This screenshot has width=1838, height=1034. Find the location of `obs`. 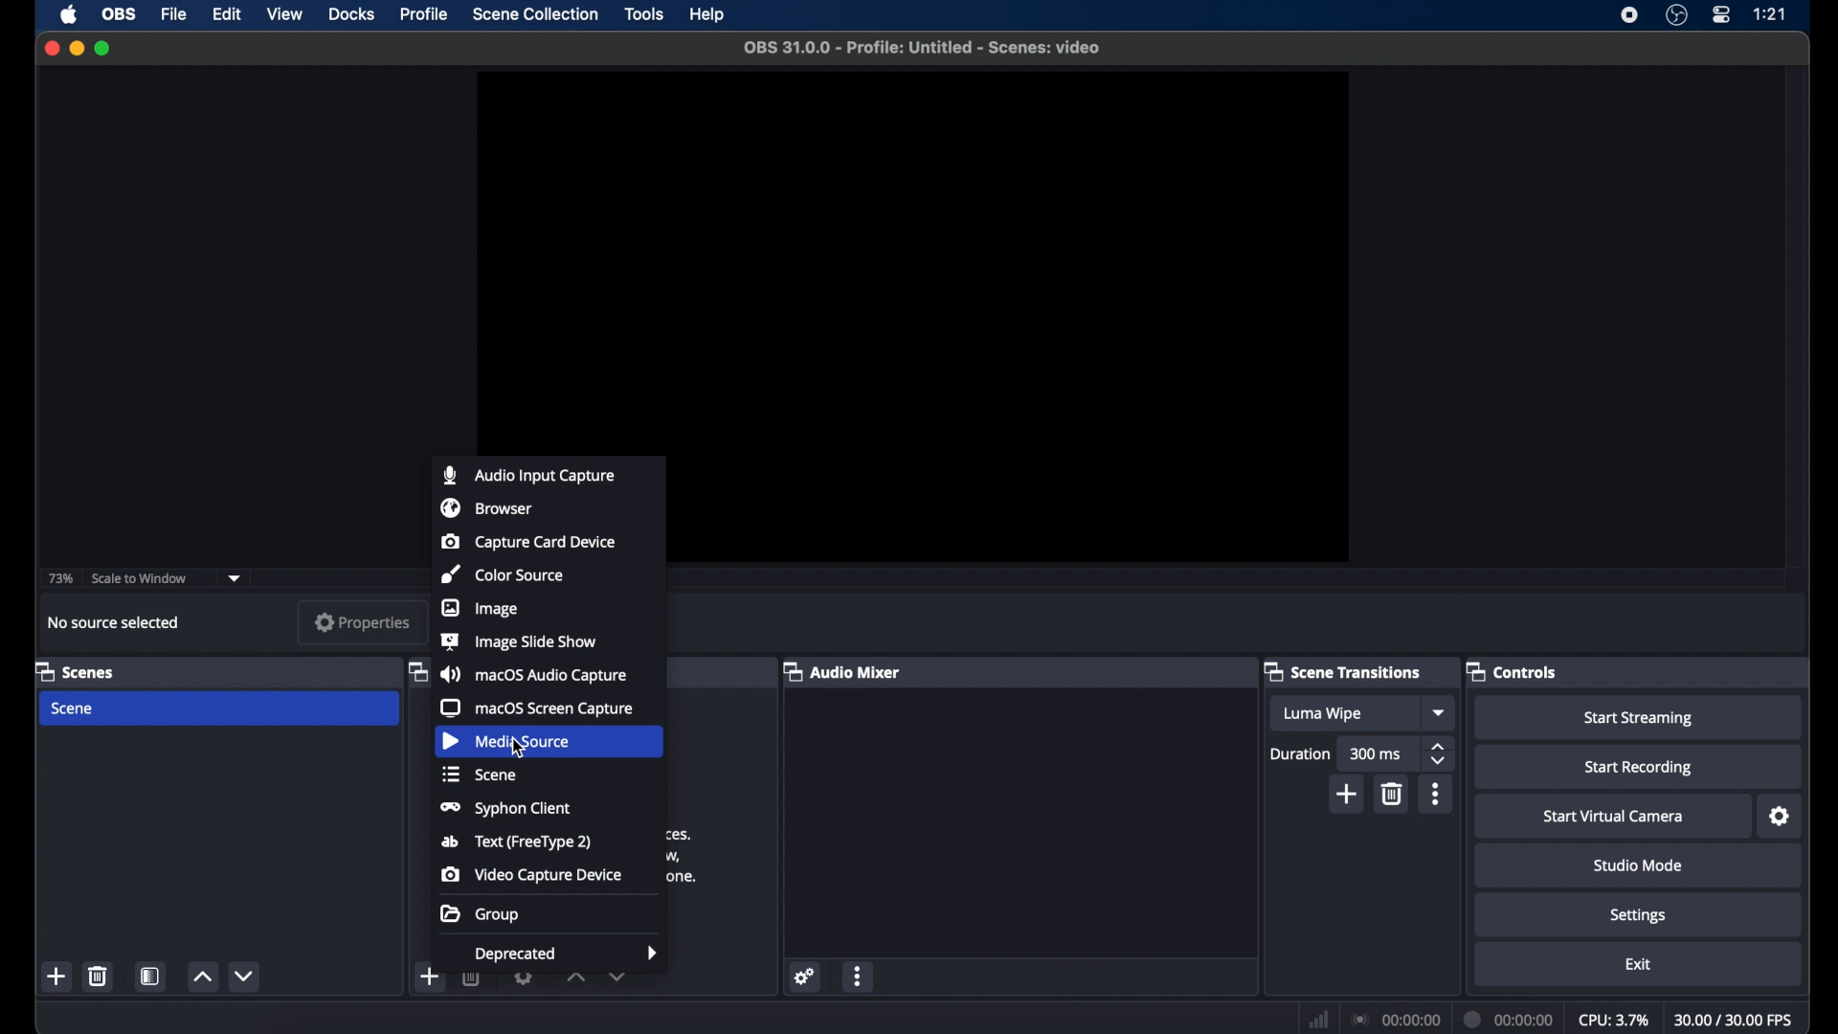

obs is located at coordinates (120, 14).